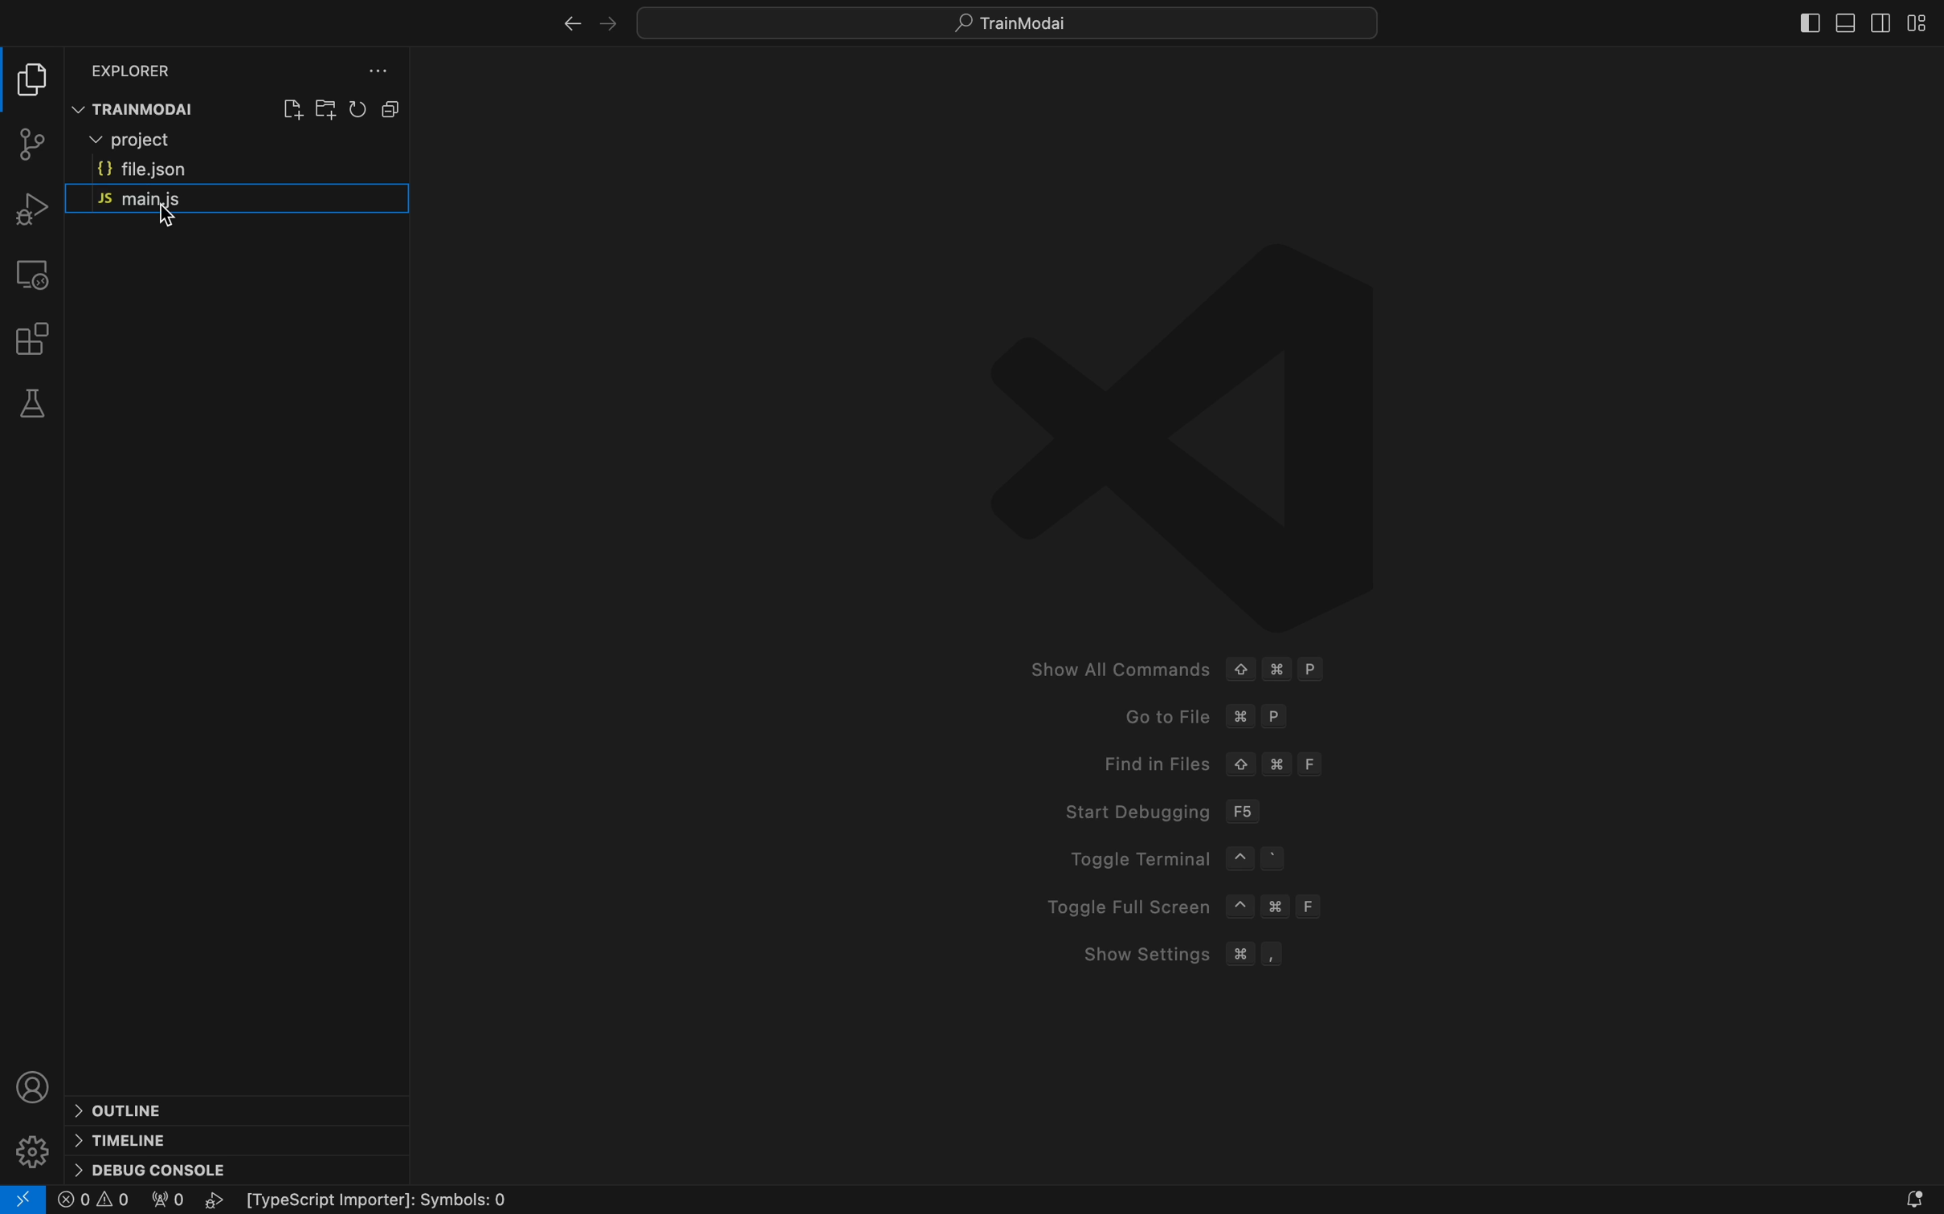 Image resolution: width=1944 pixels, height=1214 pixels. What do you see at coordinates (1199, 709) in the screenshot?
I see `Go to fike` at bounding box center [1199, 709].